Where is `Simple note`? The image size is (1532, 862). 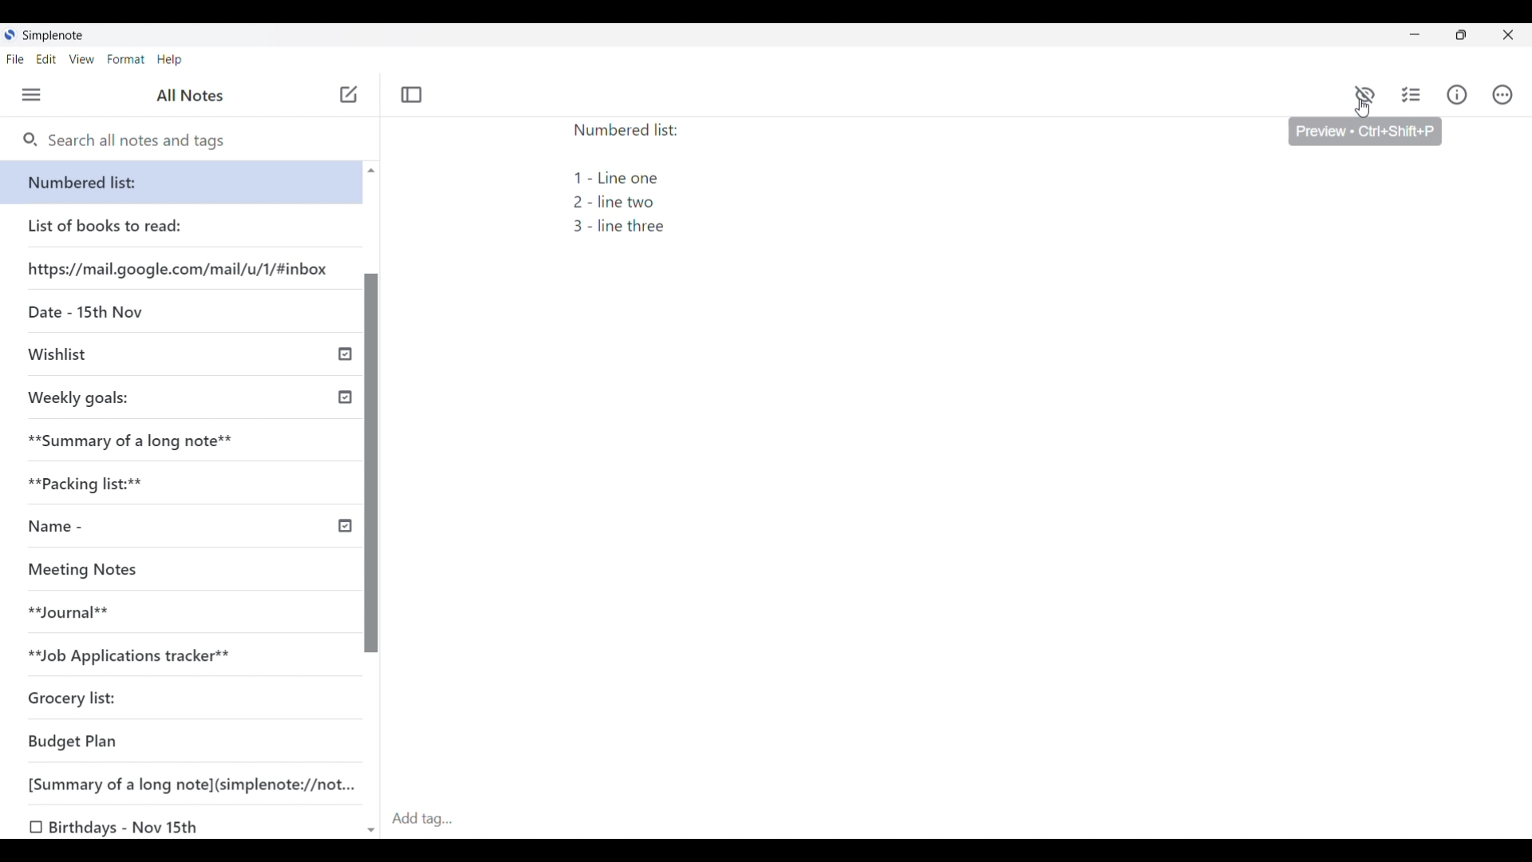 Simple note is located at coordinates (53, 35).